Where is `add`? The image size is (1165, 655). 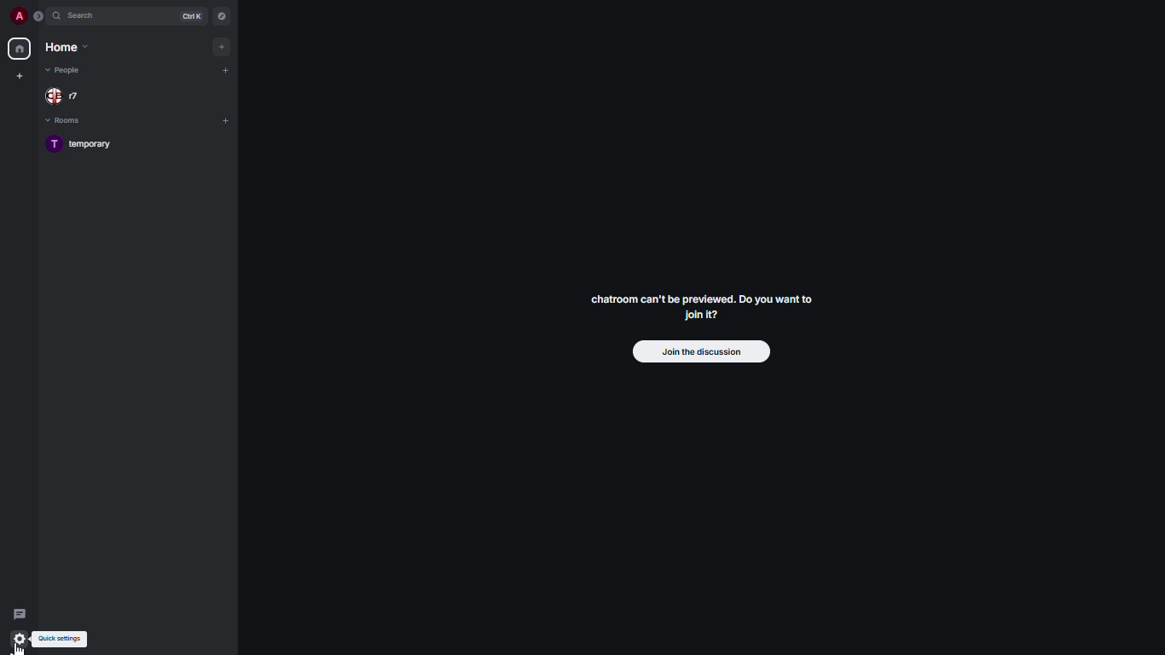
add is located at coordinates (227, 69).